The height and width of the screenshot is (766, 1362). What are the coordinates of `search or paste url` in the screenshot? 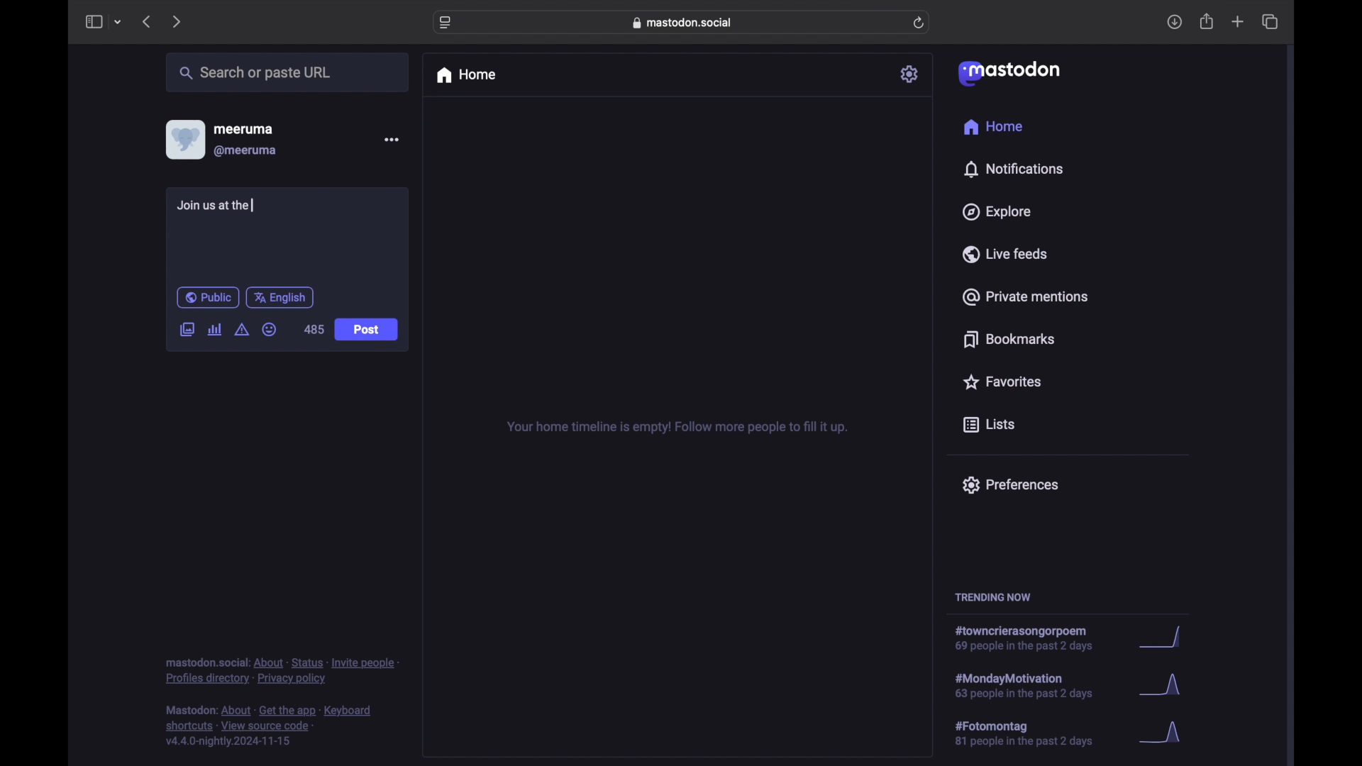 It's located at (255, 73).